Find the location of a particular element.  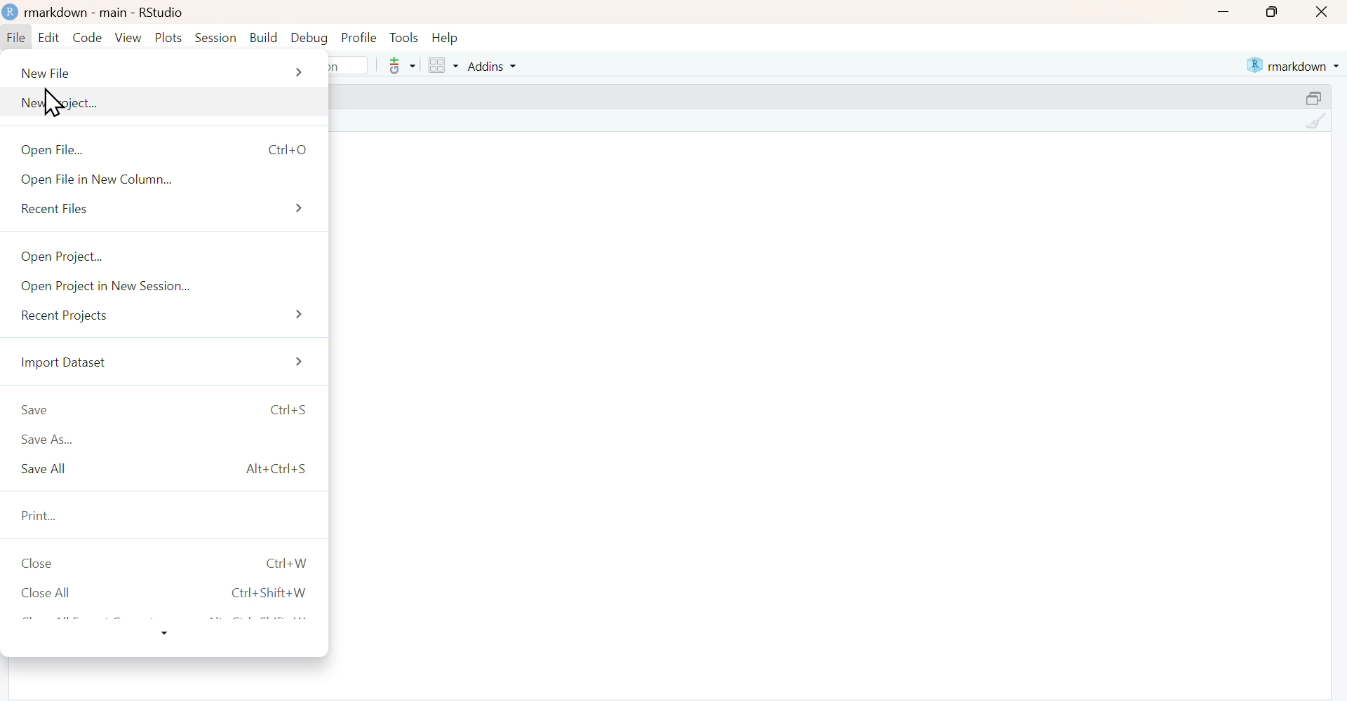

close all is located at coordinates (170, 592).